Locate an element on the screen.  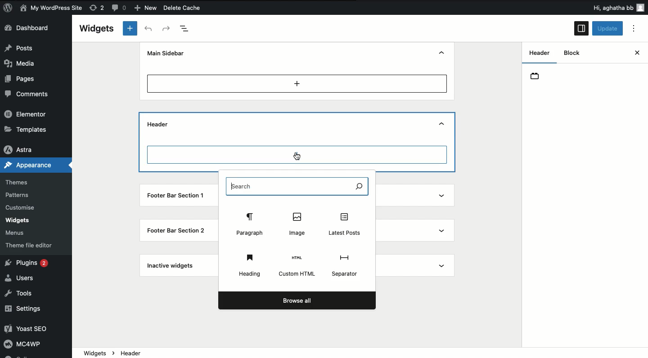
Templates is located at coordinates (26, 129).